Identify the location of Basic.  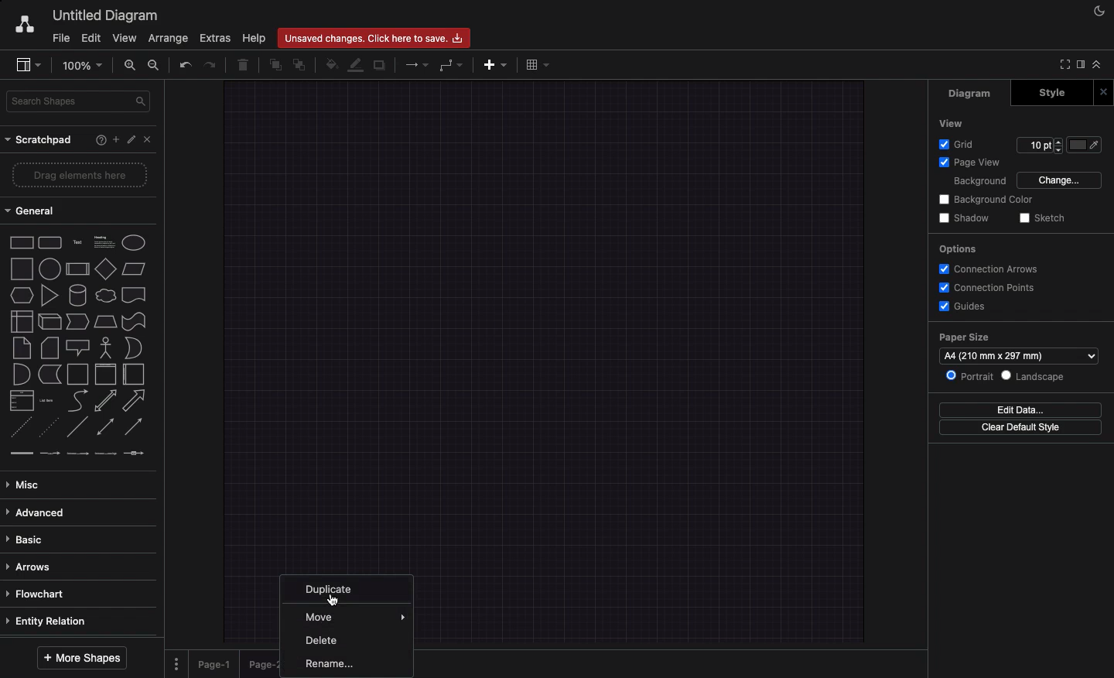
(34, 540).